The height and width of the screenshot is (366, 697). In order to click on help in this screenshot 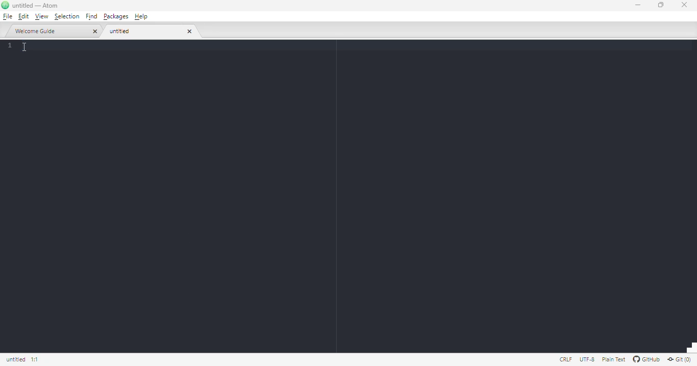, I will do `click(141, 16)`.